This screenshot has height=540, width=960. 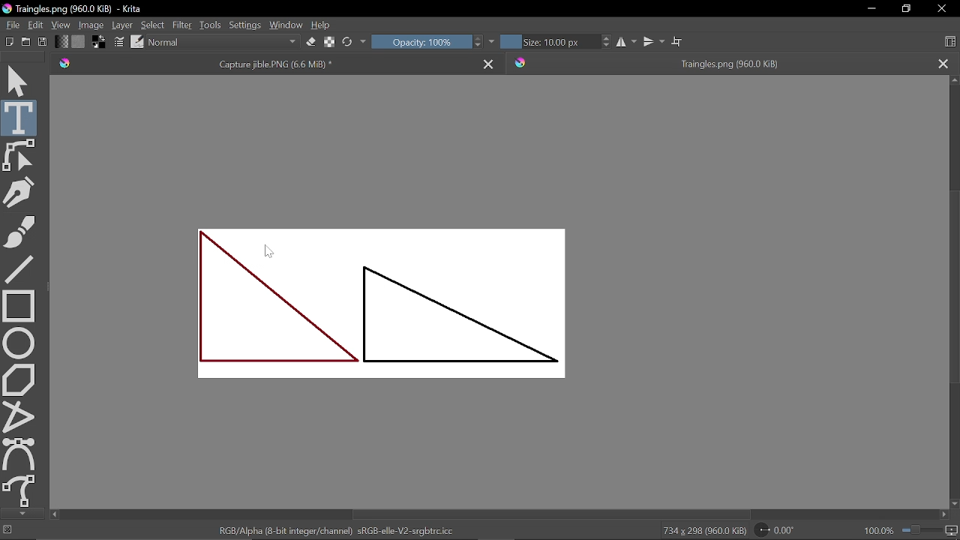 I want to click on Current tab, so click(x=262, y=63).